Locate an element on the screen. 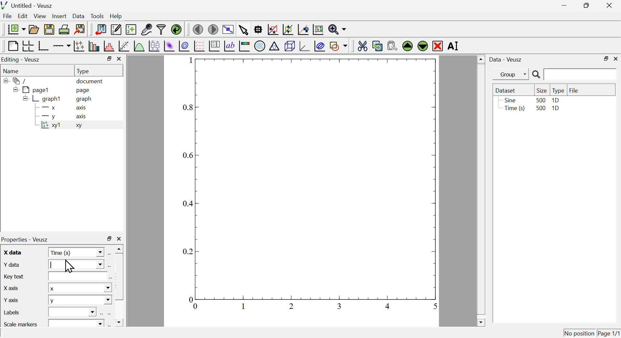  0 is located at coordinates (196, 307).